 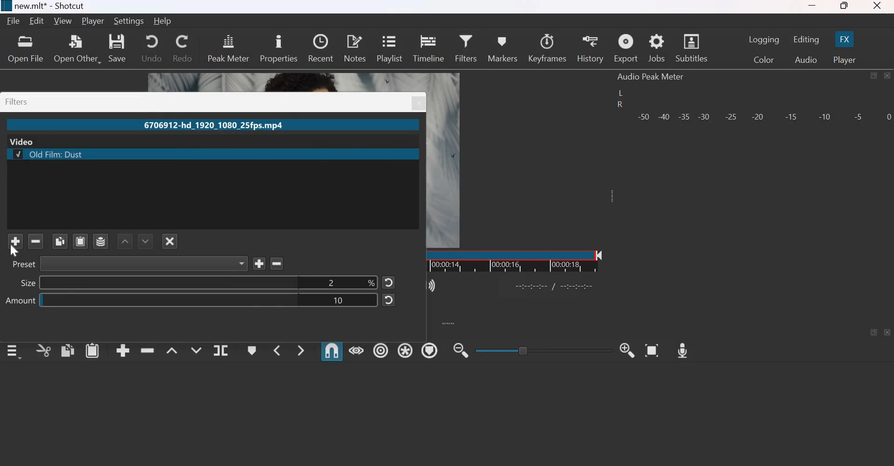 I want to click on remove selected filter, so click(x=36, y=241).